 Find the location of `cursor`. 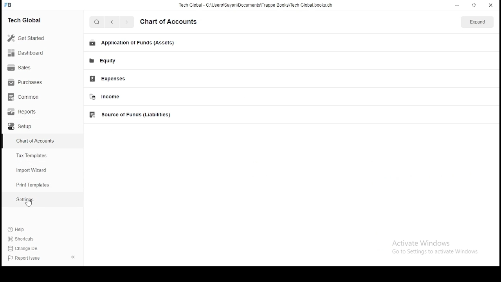

cursor is located at coordinates (29, 204).